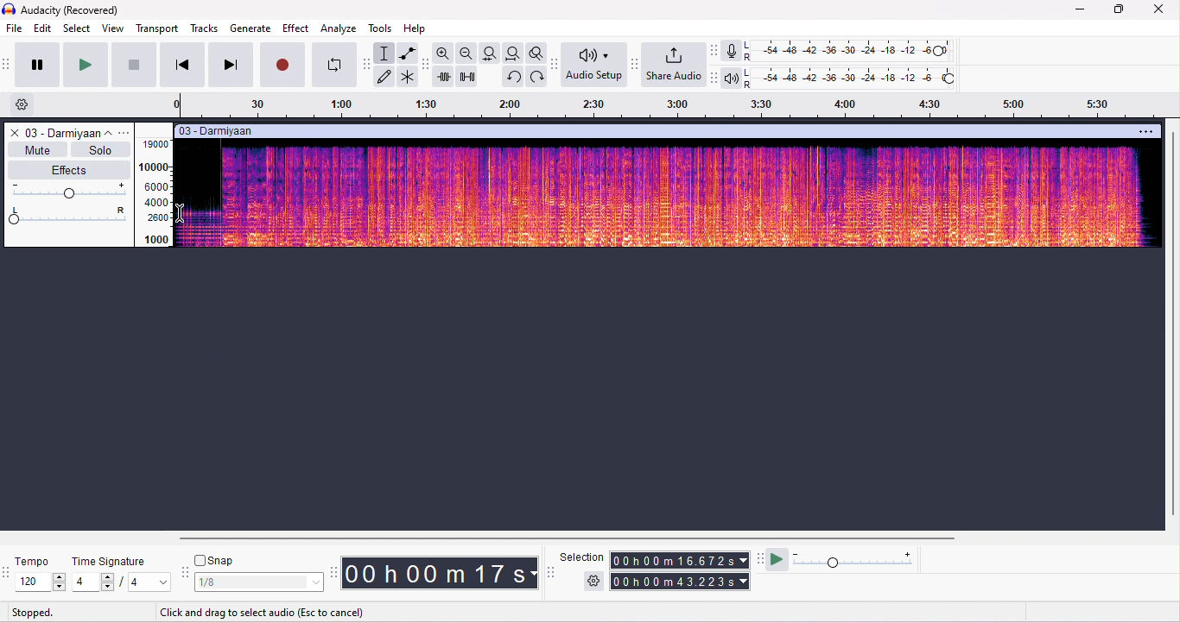 The height and width of the screenshot is (623, 1180). Describe the element at coordinates (682, 560) in the screenshot. I see `selection time` at that location.